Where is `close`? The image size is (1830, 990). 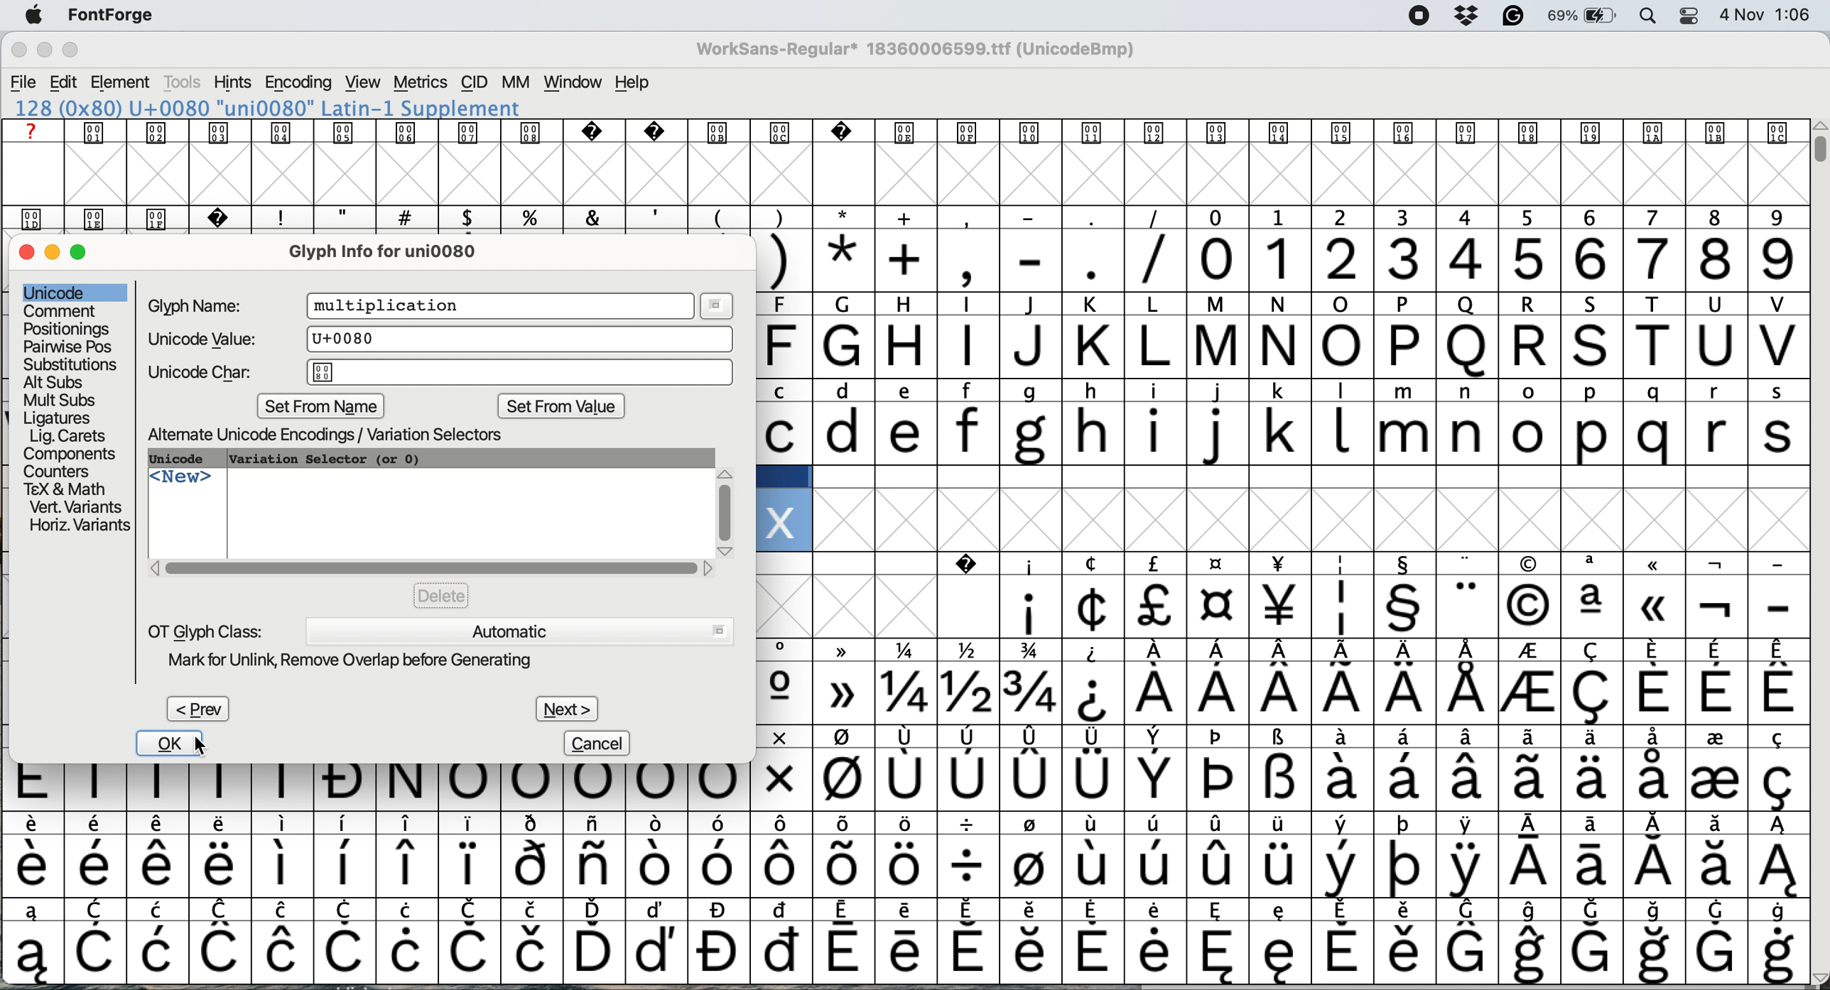 close is located at coordinates (18, 52).